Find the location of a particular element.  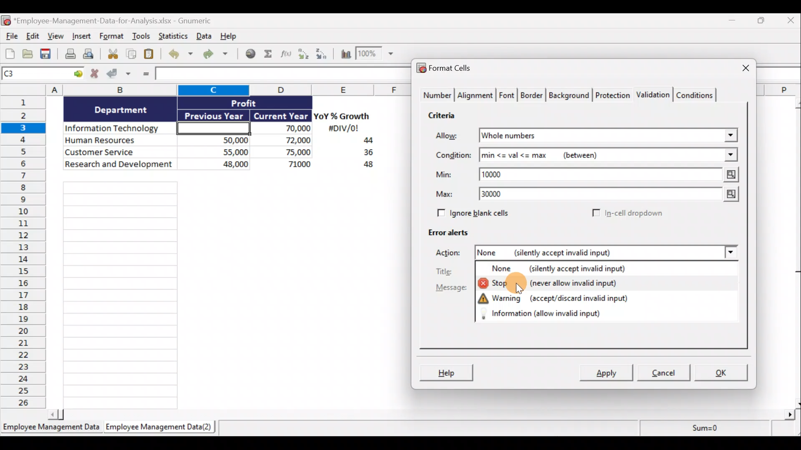

Protection is located at coordinates (612, 94).